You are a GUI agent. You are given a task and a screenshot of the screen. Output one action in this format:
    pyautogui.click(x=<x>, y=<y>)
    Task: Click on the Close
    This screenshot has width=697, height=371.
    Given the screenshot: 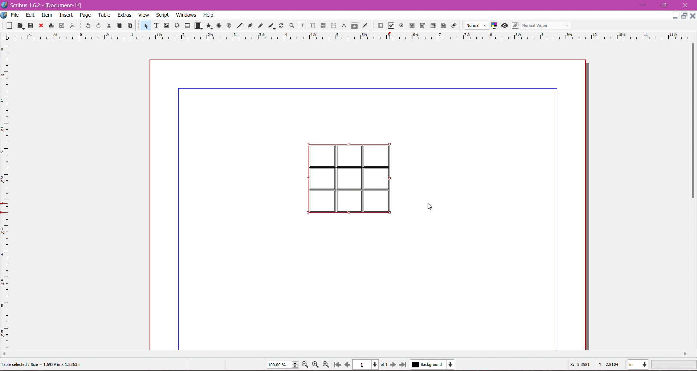 What is the action you would take?
    pyautogui.click(x=686, y=5)
    